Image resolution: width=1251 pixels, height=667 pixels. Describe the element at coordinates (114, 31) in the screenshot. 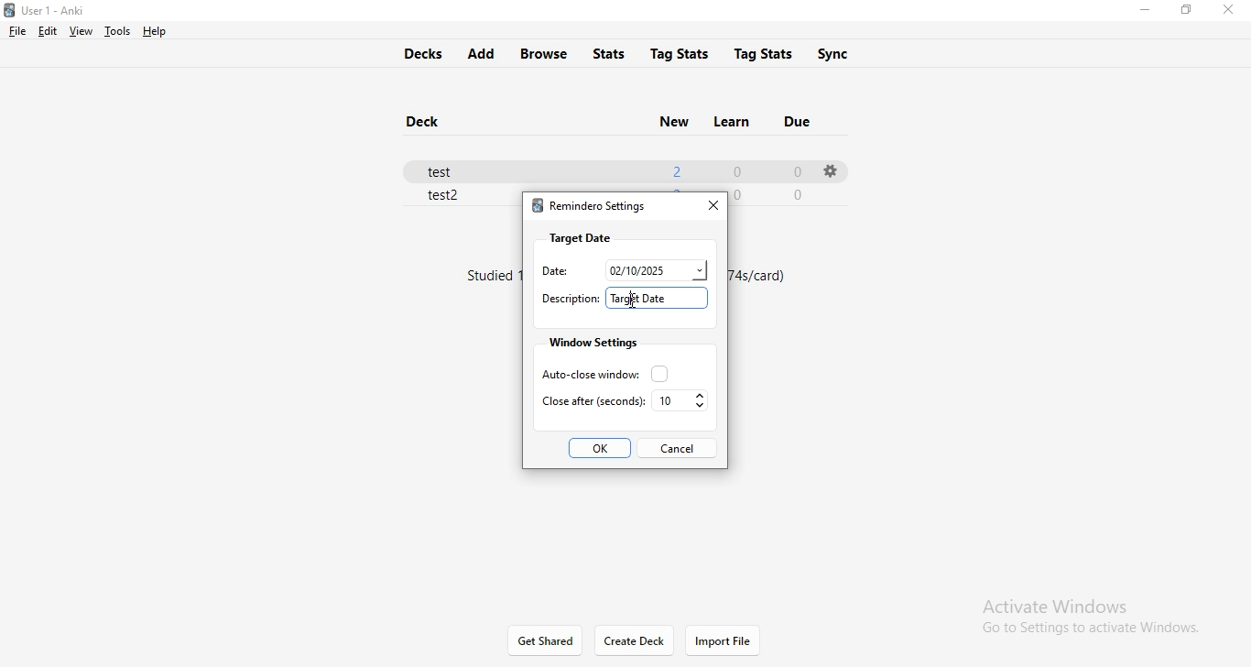

I see `tools` at that location.